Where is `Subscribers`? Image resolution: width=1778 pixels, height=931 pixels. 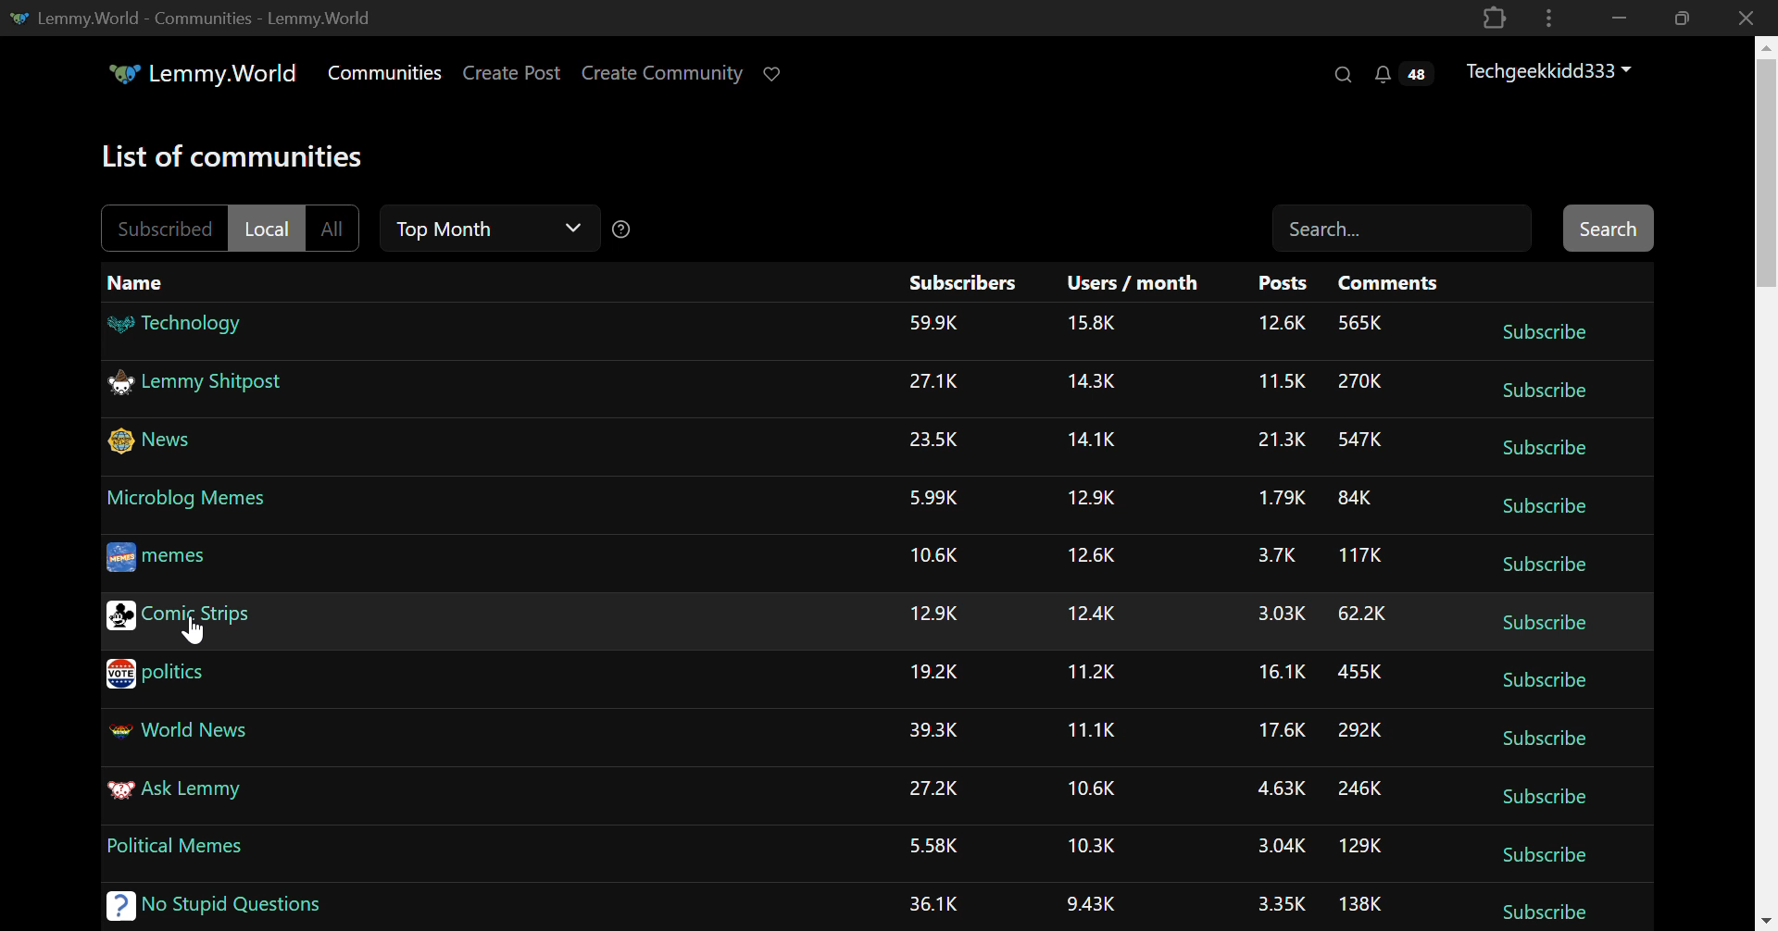
Subscribers is located at coordinates (960, 284).